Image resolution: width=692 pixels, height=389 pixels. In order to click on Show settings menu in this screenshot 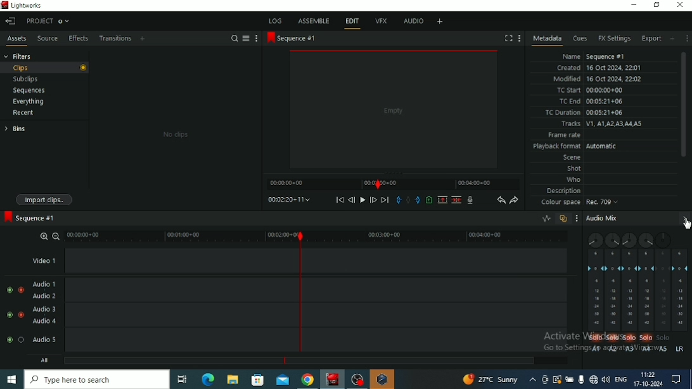, I will do `click(255, 39)`.